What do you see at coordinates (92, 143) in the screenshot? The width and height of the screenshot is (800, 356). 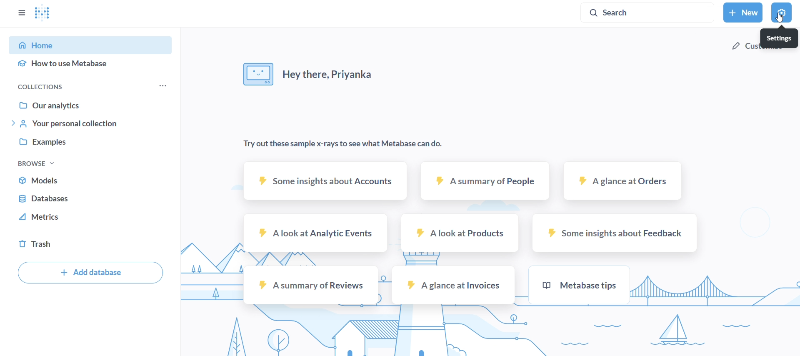 I see `examples` at bounding box center [92, 143].